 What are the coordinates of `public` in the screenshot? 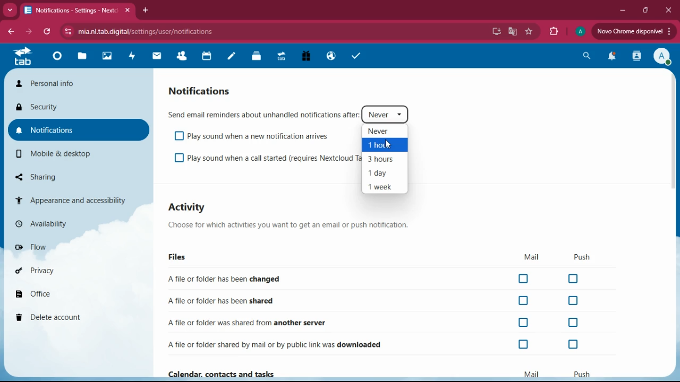 It's located at (331, 56).